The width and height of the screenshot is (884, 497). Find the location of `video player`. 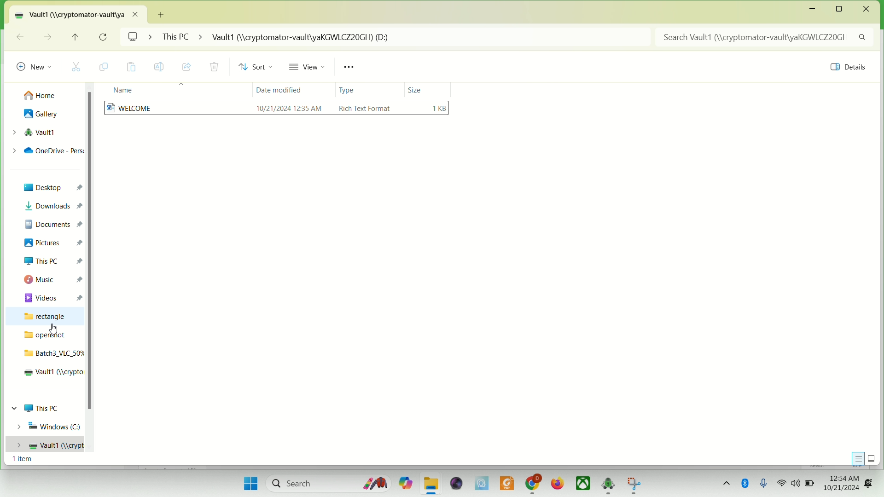

video player is located at coordinates (454, 483).